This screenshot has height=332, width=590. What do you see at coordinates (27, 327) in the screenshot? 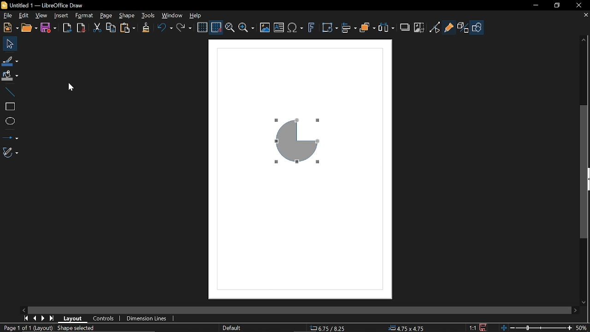
I see `Page 1 of 1 (Layout)` at bounding box center [27, 327].